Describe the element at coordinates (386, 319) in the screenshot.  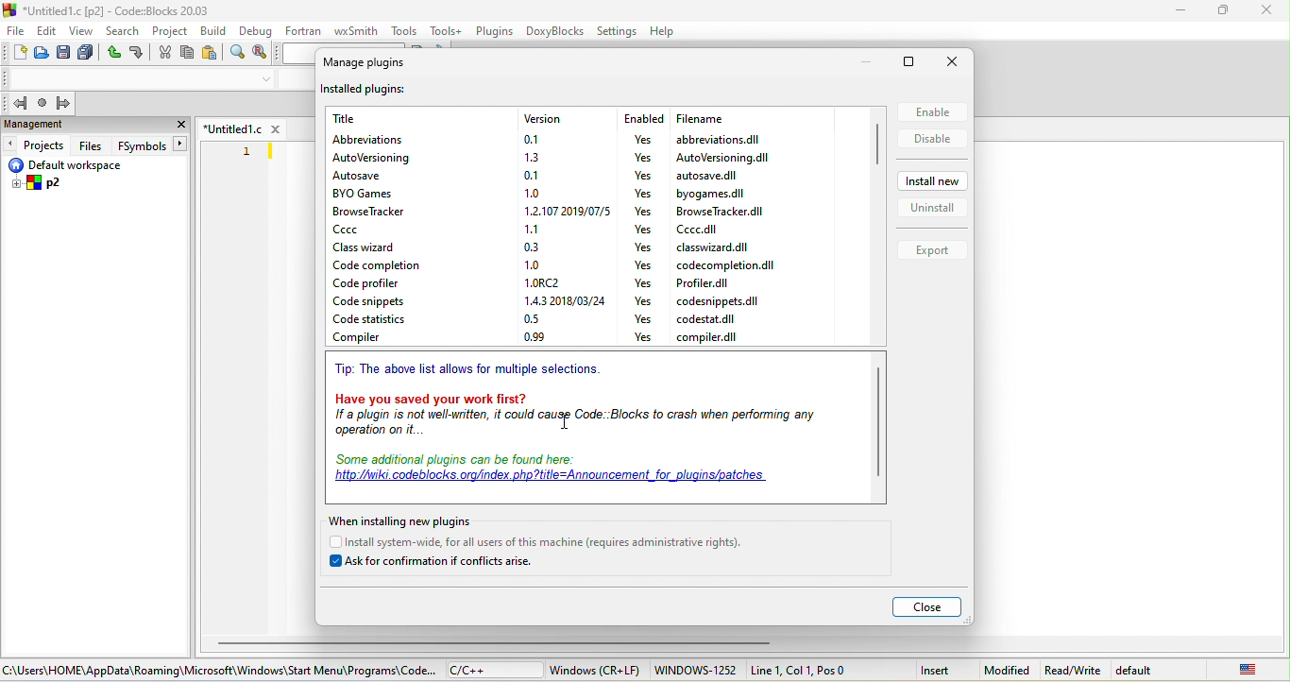
I see `code statistics` at that location.